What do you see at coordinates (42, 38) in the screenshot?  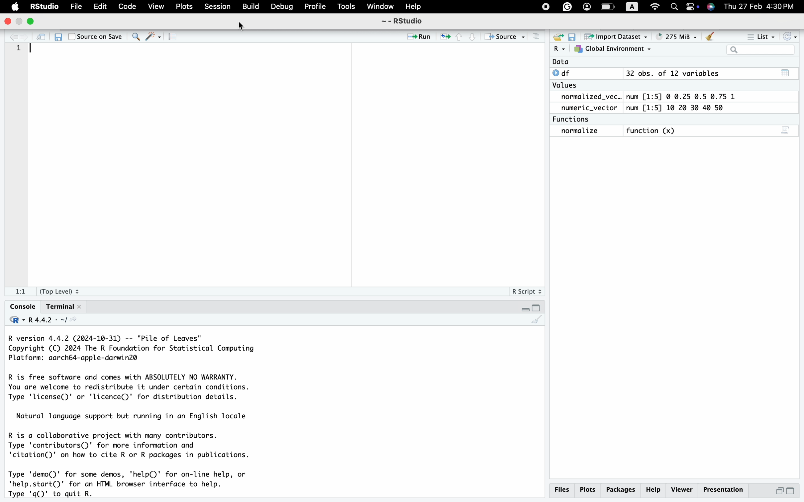 I see `show in new window` at bounding box center [42, 38].